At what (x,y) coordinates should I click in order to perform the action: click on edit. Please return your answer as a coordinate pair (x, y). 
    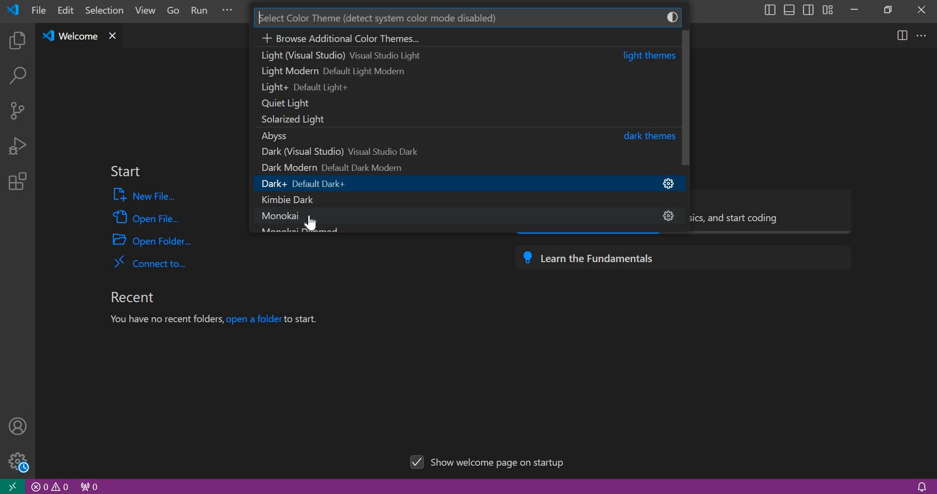
    Looking at the image, I should click on (66, 11).